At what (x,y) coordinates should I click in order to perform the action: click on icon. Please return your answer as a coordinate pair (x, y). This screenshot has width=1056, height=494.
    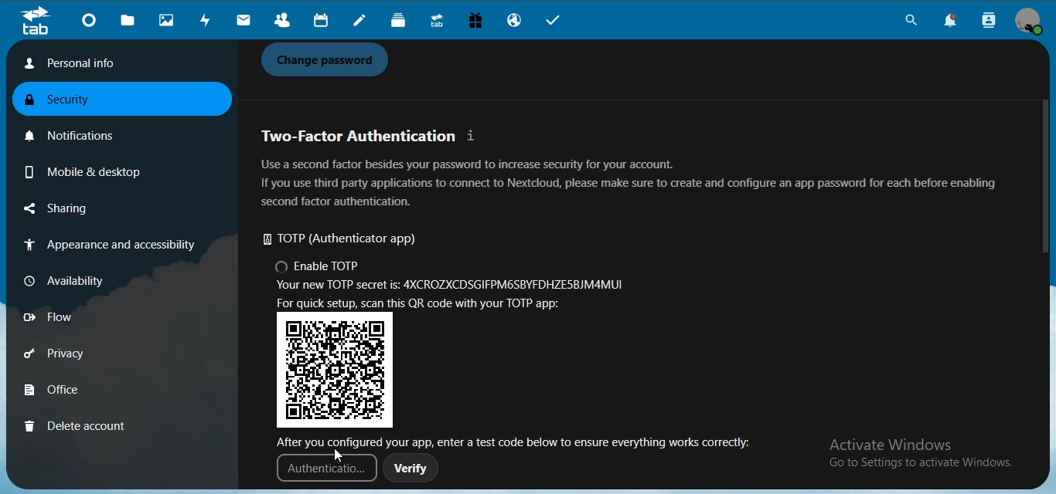
    Looking at the image, I should click on (35, 21).